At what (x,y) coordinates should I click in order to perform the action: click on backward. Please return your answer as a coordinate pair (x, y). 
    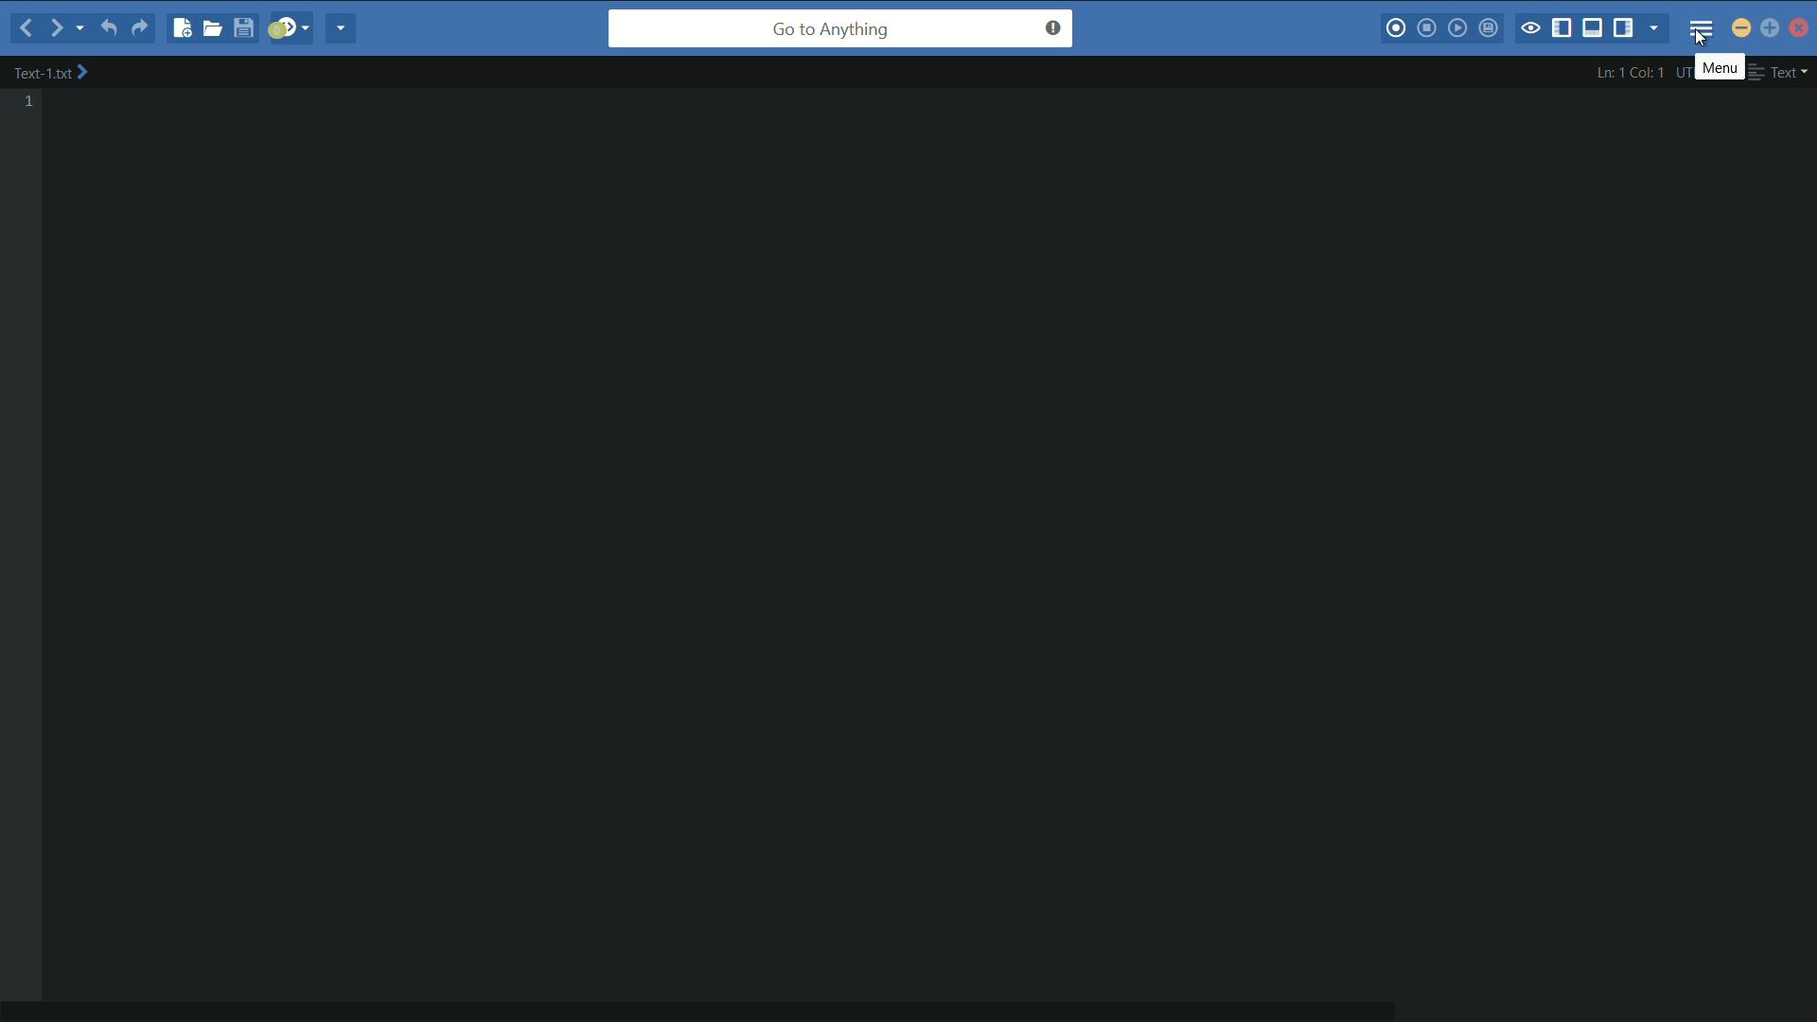
    Looking at the image, I should click on (22, 27).